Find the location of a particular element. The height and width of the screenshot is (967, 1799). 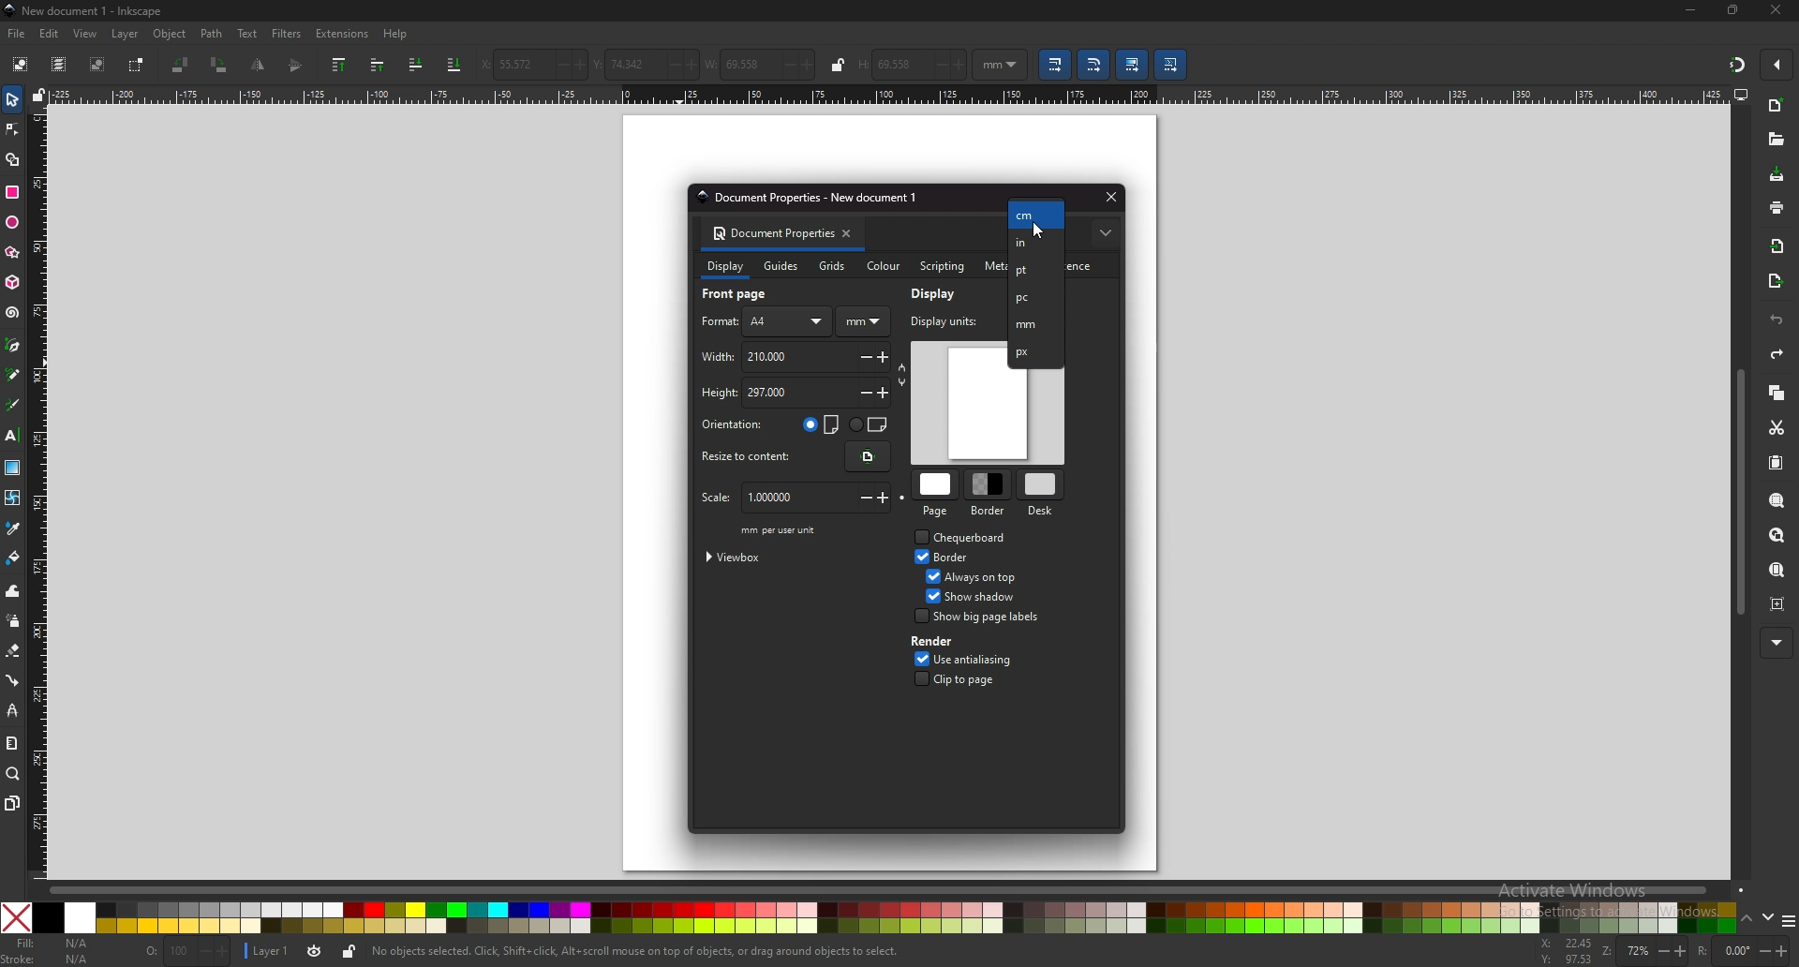

edit is located at coordinates (48, 34).